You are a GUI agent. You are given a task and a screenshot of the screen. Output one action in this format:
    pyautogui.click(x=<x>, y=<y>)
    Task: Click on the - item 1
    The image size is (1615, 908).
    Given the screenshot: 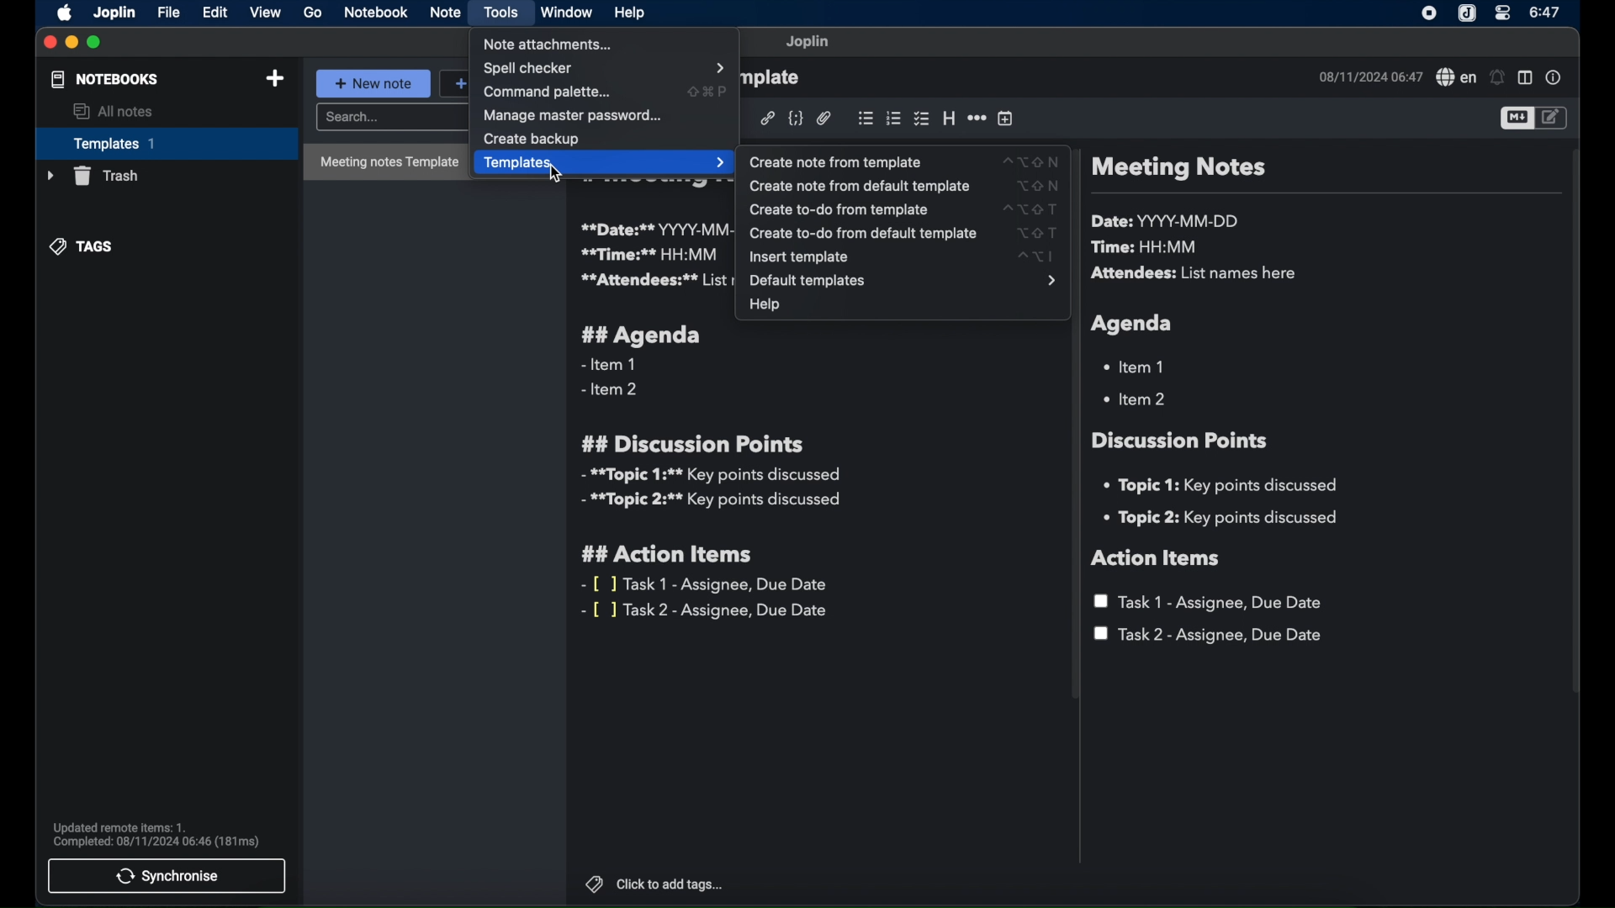 What is the action you would take?
    pyautogui.click(x=607, y=365)
    